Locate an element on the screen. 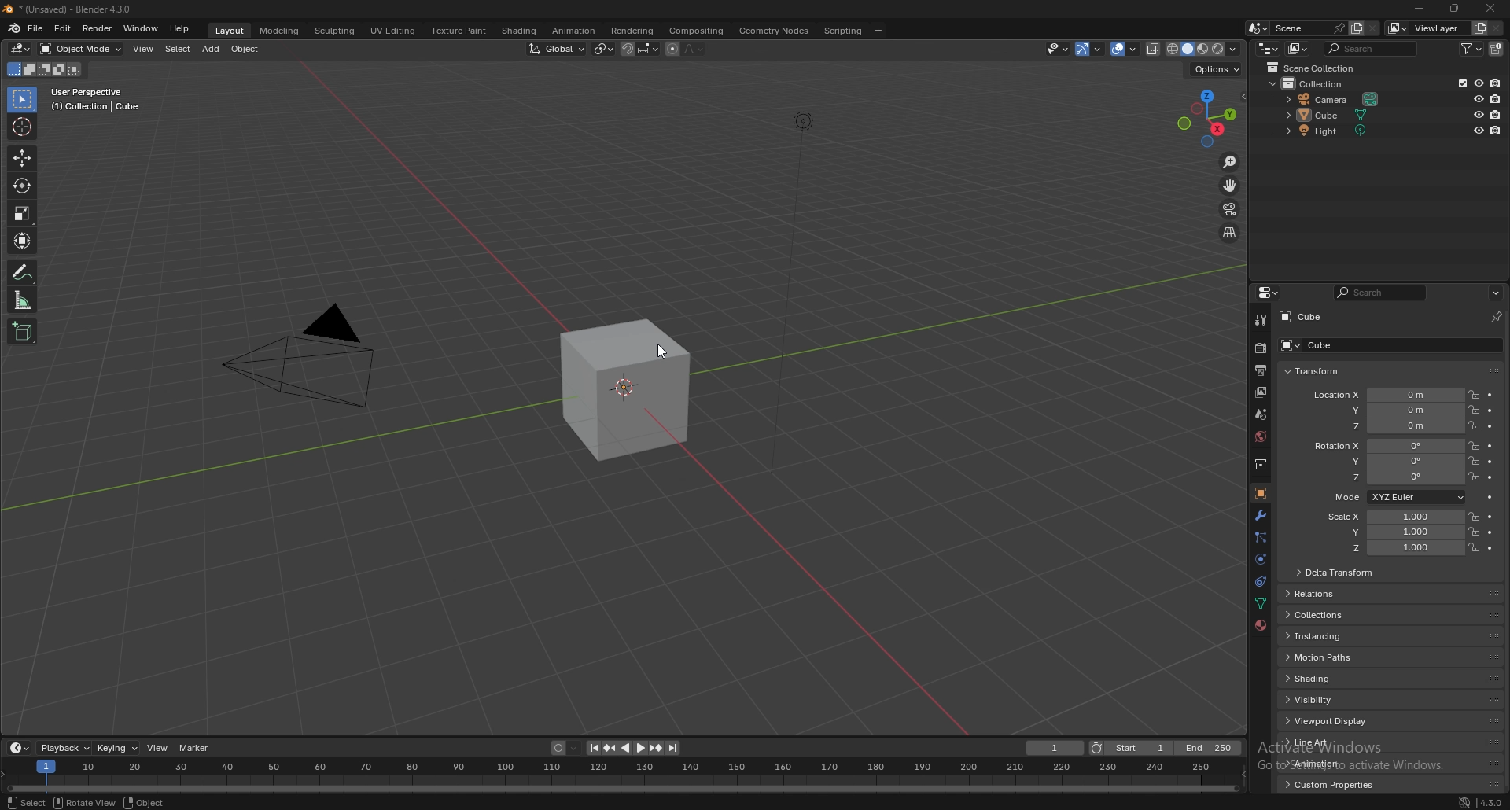  transform is located at coordinates (23, 240).